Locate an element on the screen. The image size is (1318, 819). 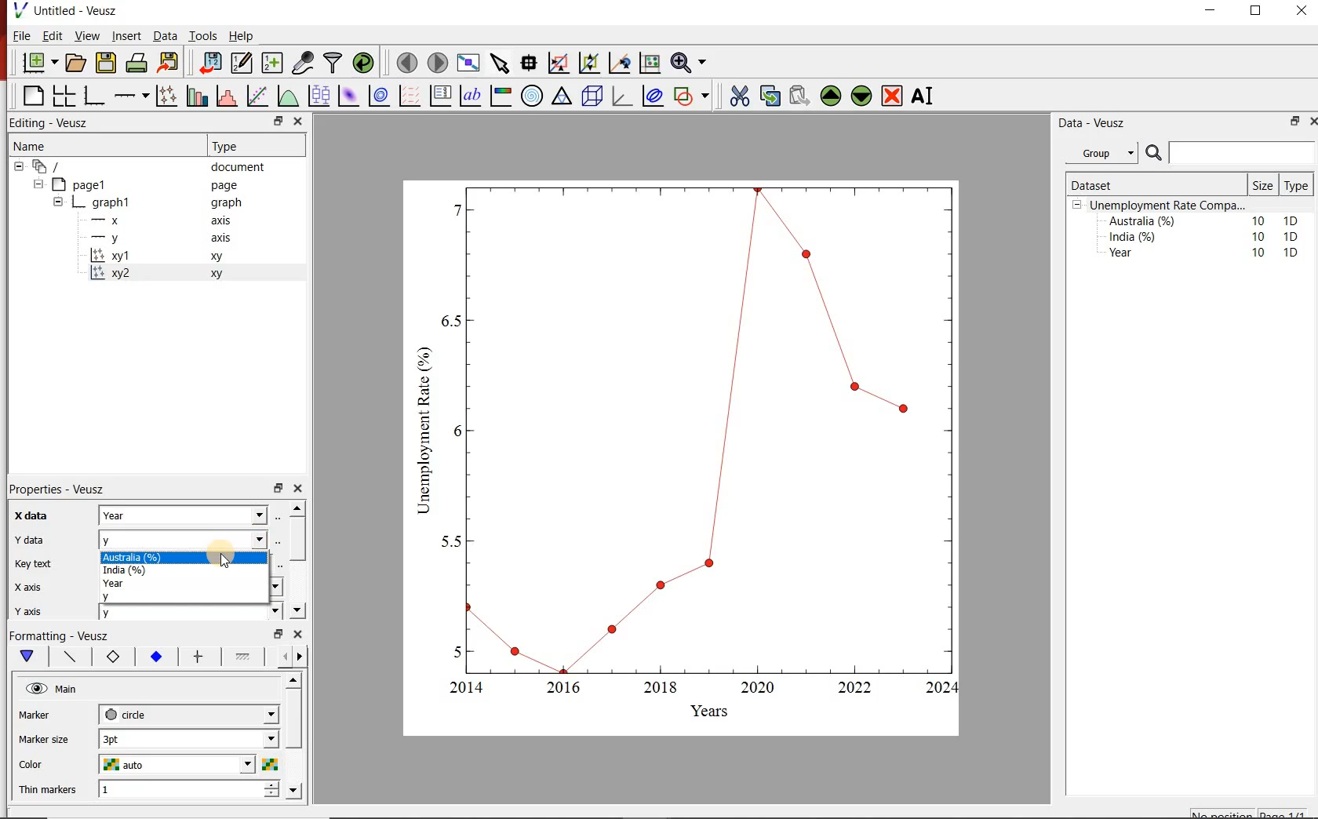
add a shapes is located at coordinates (691, 96).